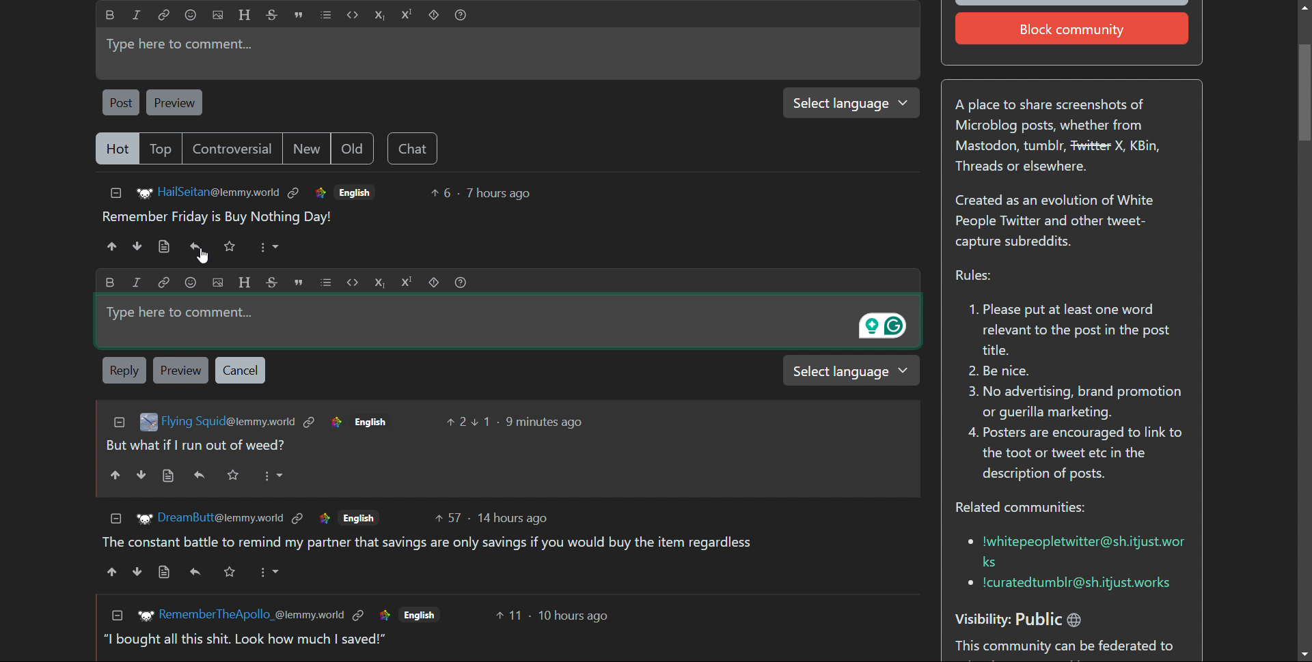 The height and width of the screenshot is (662, 1312). What do you see at coordinates (141, 194) in the screenshot?
I see `image` at bounding box center [141, 194].